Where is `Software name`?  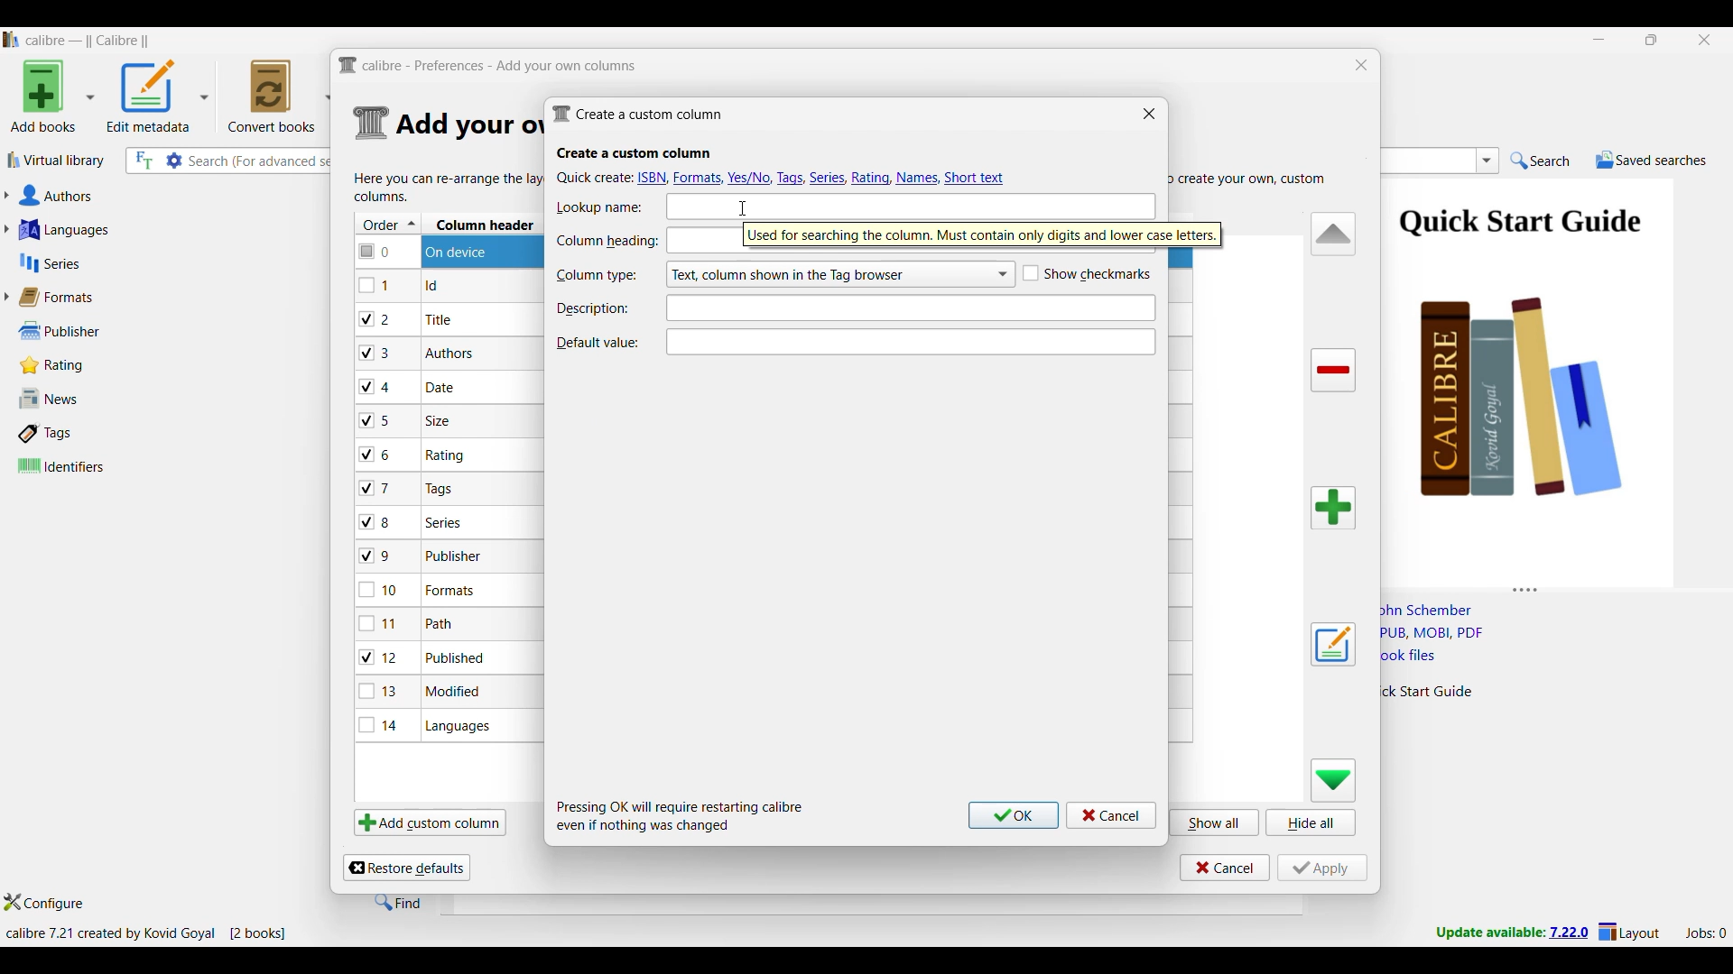 Software name is located at coordinates (88, 41).